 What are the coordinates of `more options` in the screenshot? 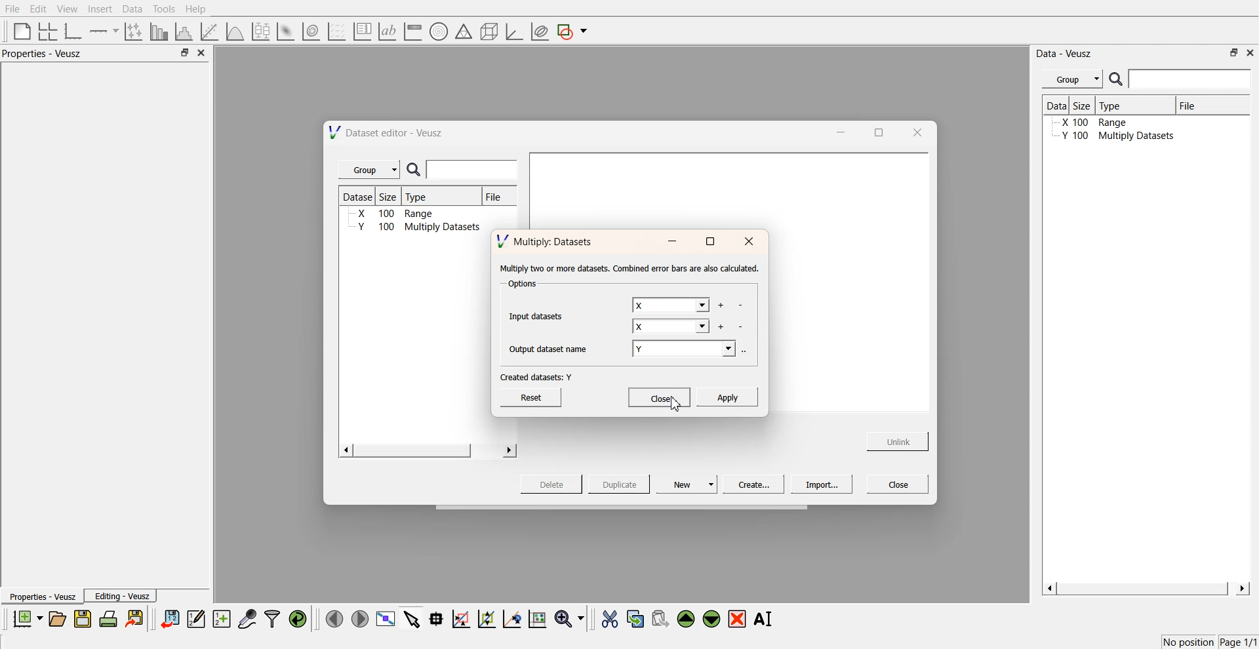 It's located at (748, 350).